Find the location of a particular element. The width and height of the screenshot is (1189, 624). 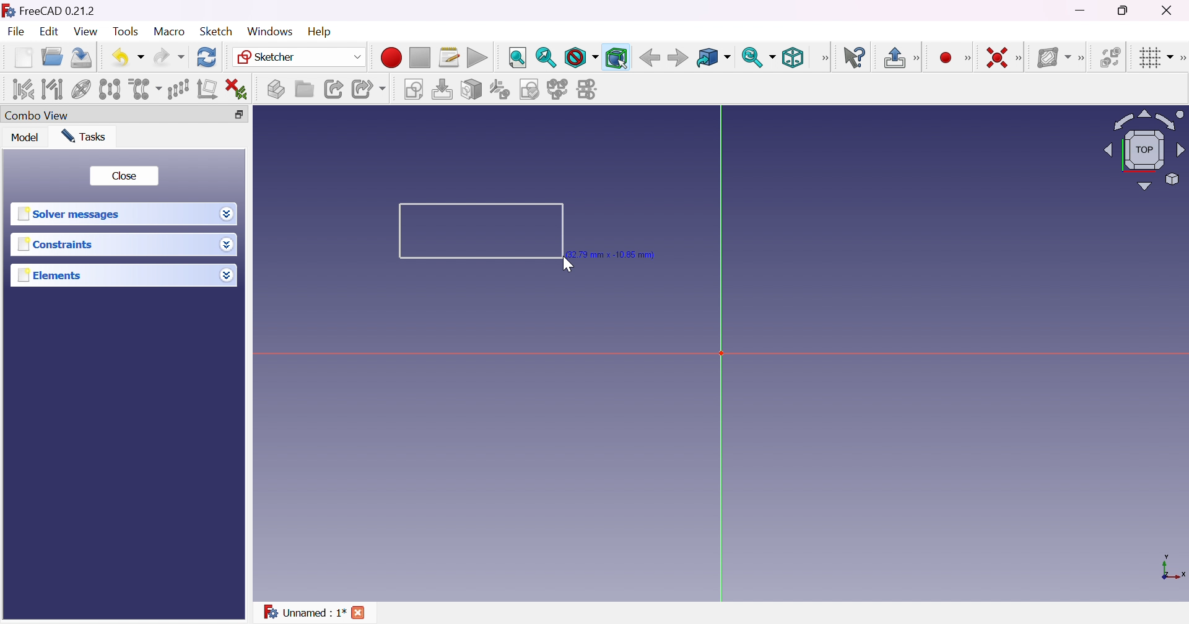

Create group is located at coordinates (304, 90).